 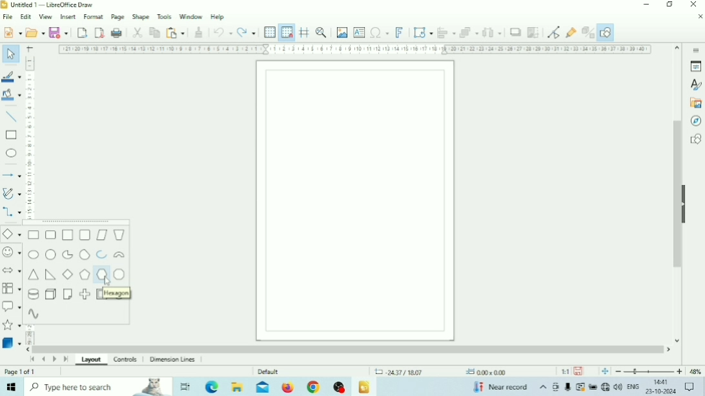 What do you see at coordinates (82, 32) in the screenshot?
I see `Export` at bounding box center [82, 32].